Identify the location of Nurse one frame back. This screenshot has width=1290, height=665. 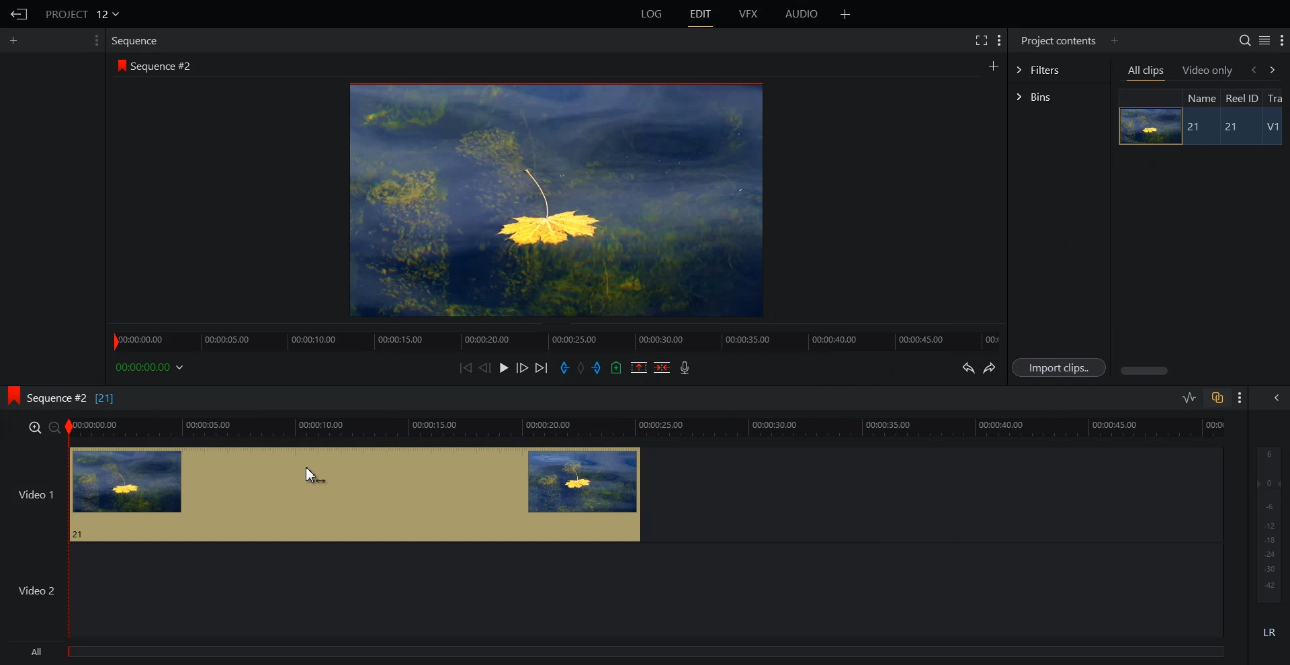
(485, 367).